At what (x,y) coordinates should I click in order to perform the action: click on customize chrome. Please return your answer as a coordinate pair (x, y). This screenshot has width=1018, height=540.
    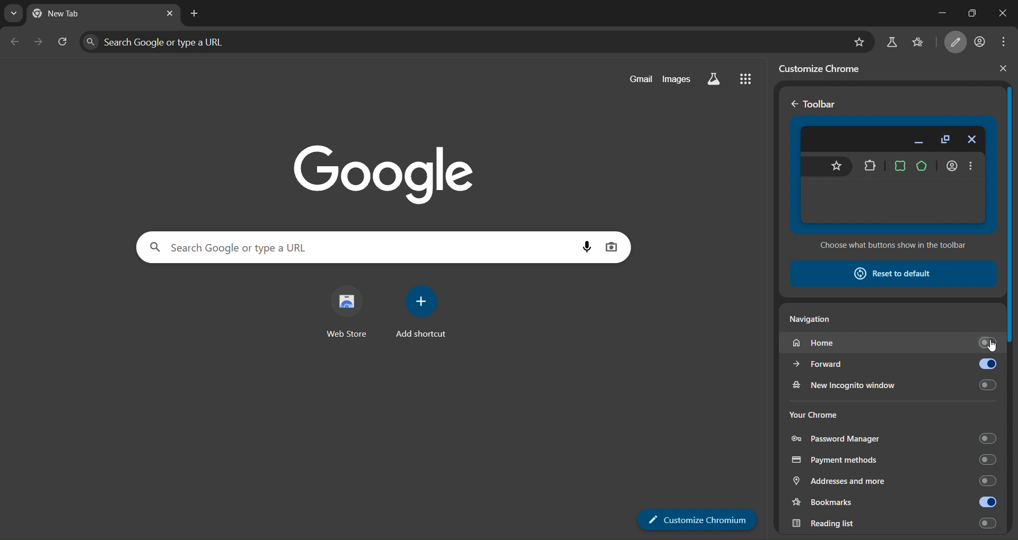
    Looking at the image, I should click on (827, 68).